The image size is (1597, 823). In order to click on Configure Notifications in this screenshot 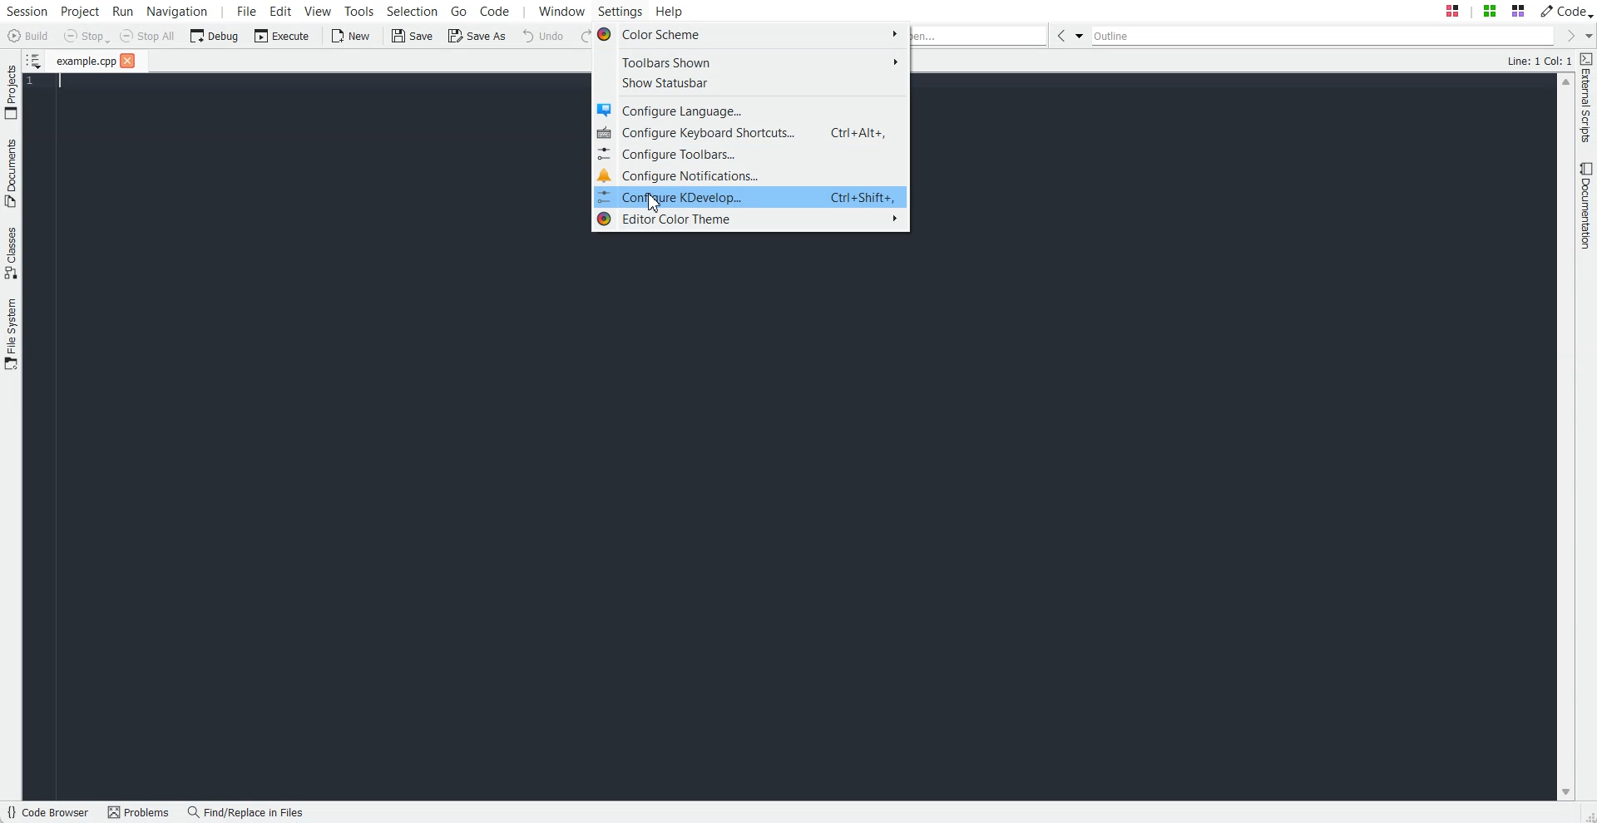, I will do `click(750, 175)`.